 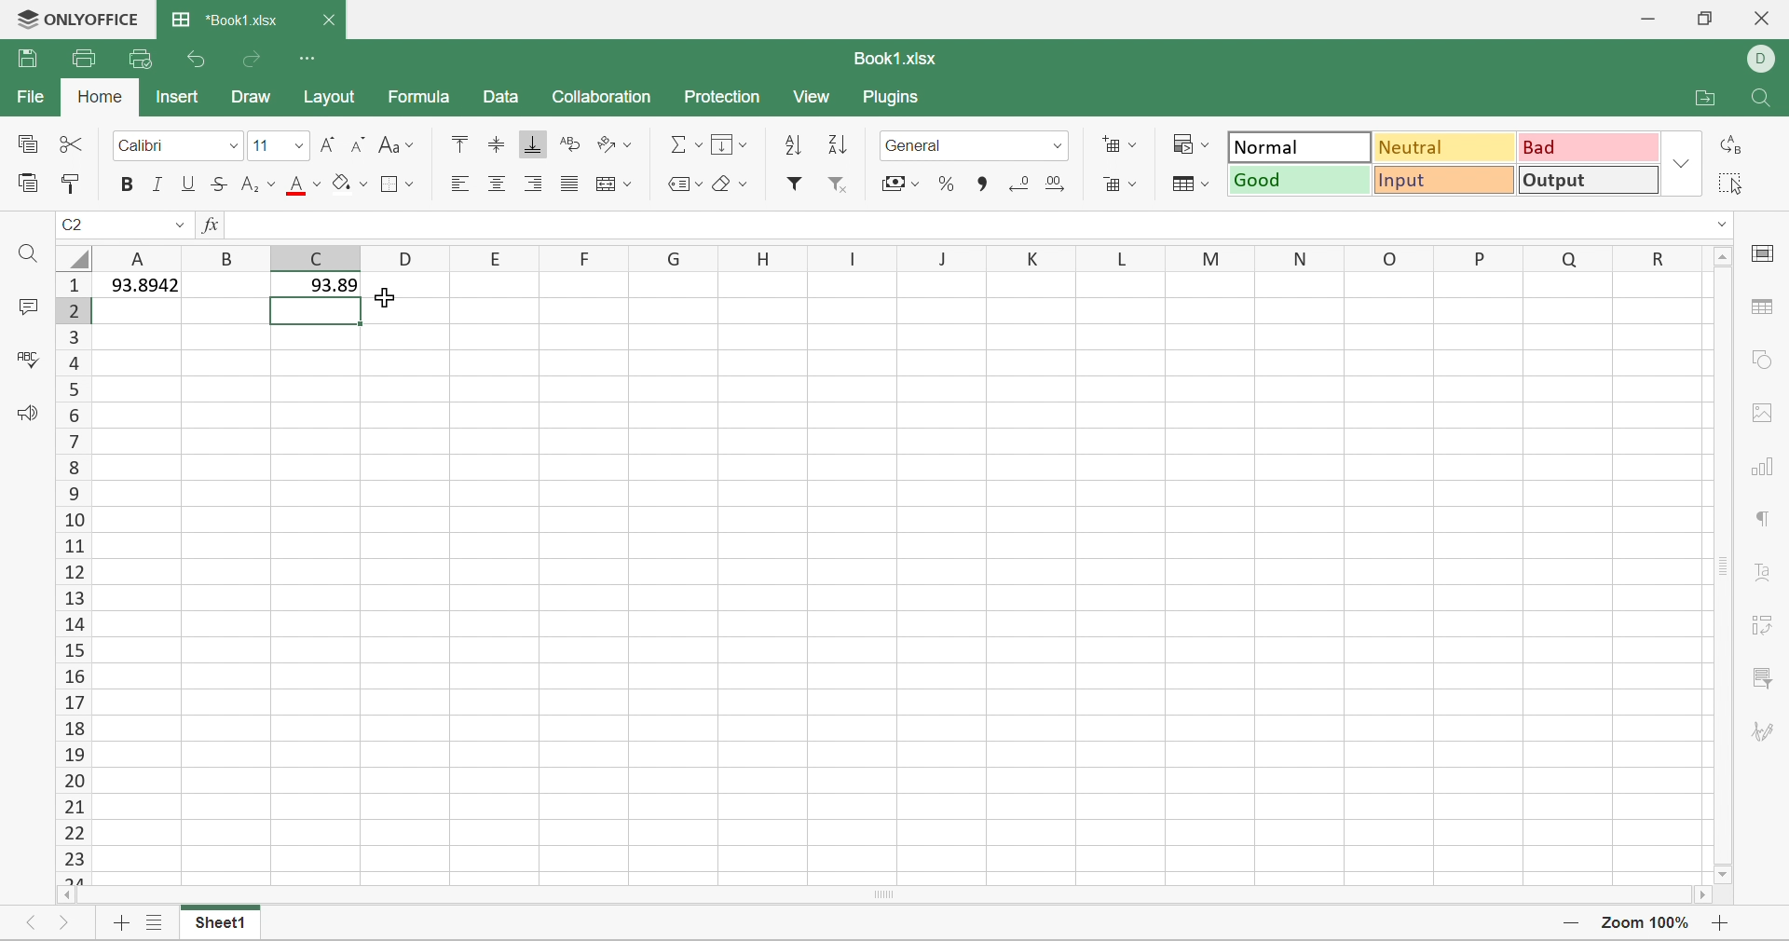 What do you see at coordinates (330, 143) in the screenshot?
I see `Increment font size` at bounding box center [330, 143].